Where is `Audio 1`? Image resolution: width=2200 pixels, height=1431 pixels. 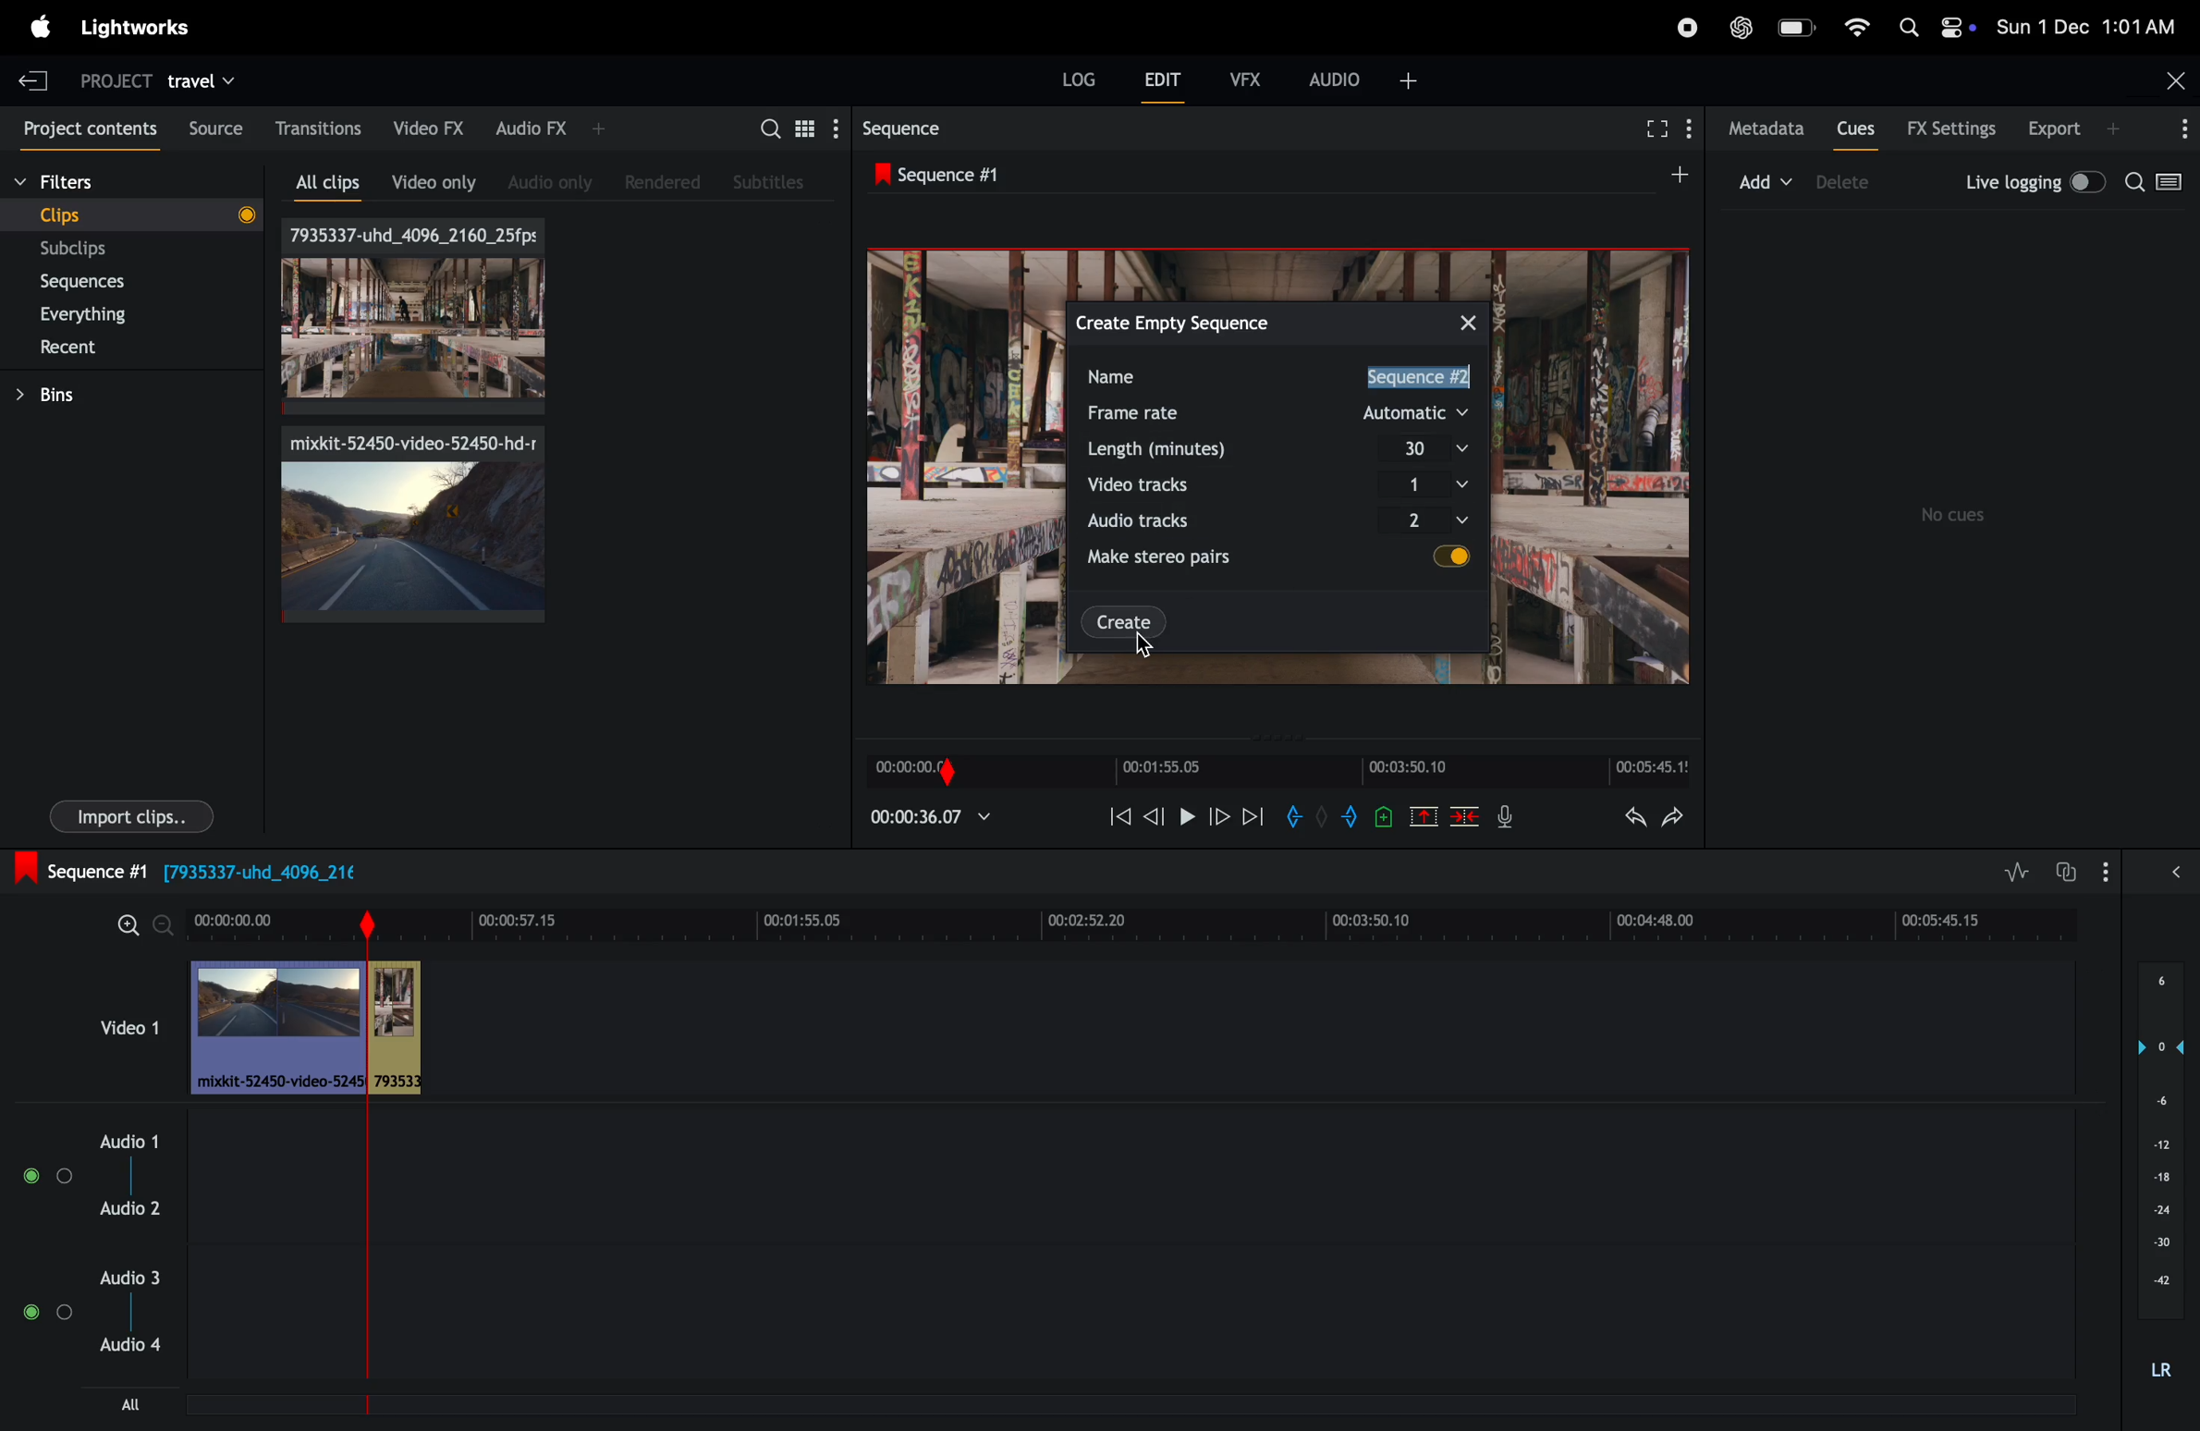
Audio 1 is located at coordinates (132, 1138).